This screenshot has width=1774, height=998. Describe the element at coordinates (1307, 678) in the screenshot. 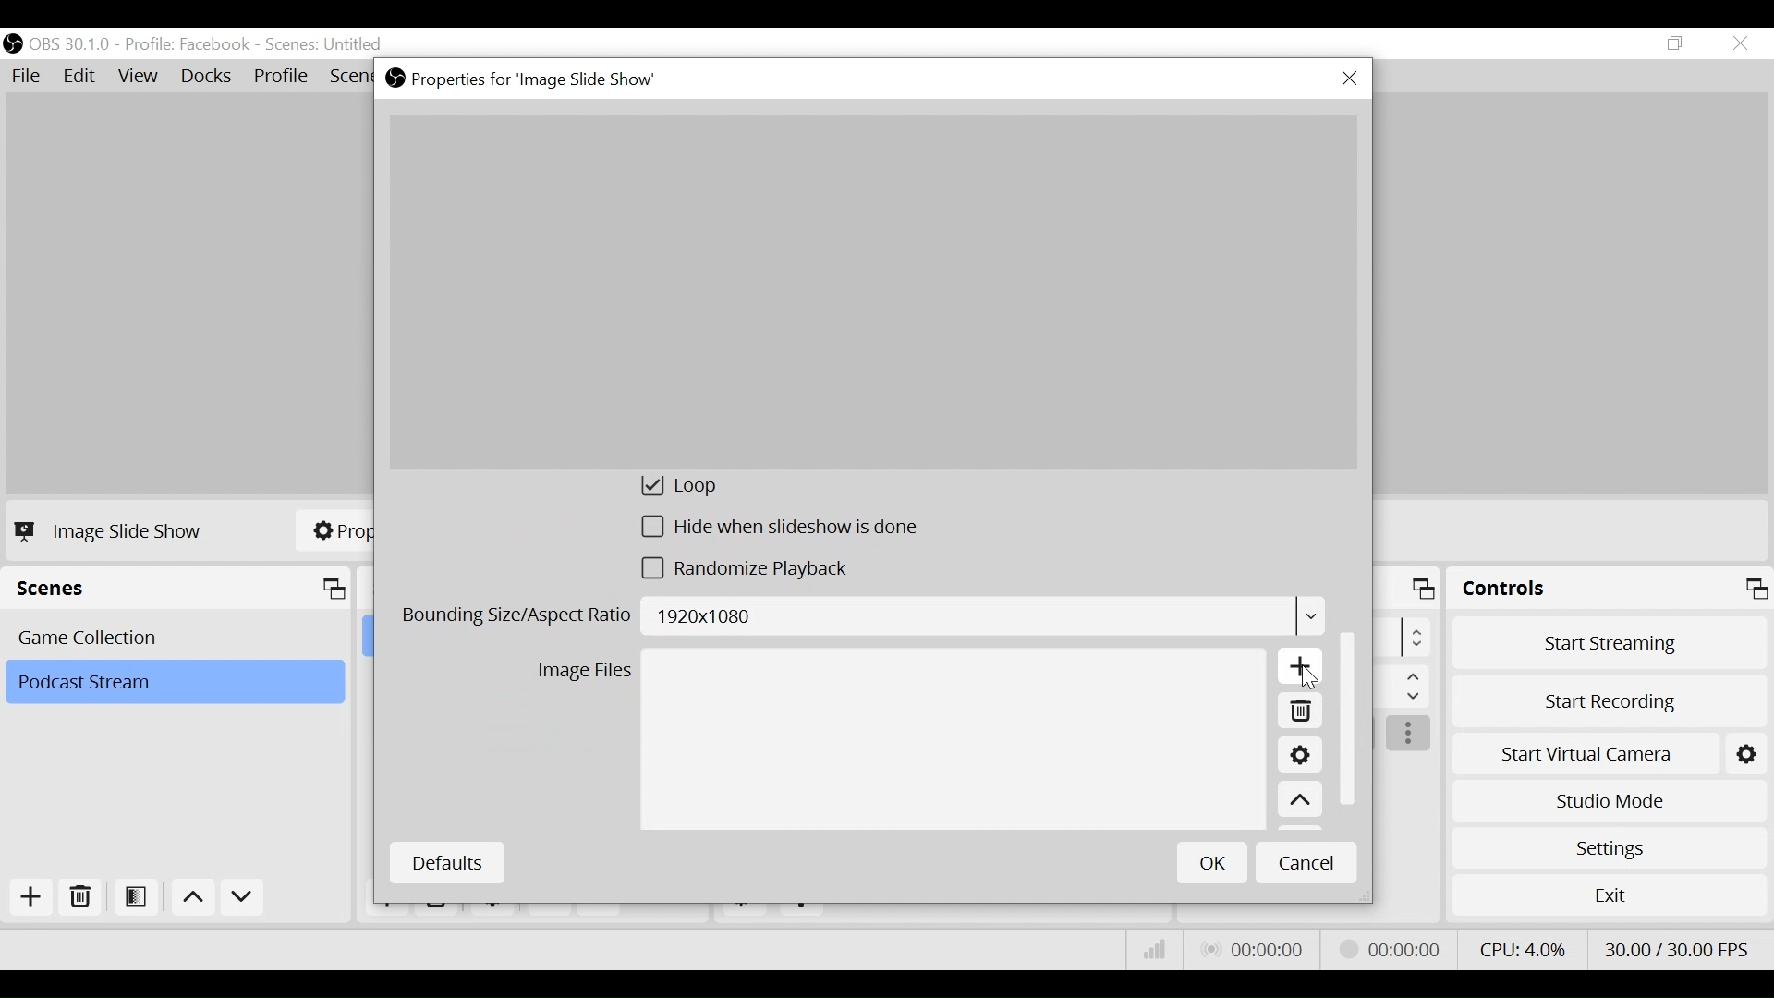

I see `Cursor` at that location.